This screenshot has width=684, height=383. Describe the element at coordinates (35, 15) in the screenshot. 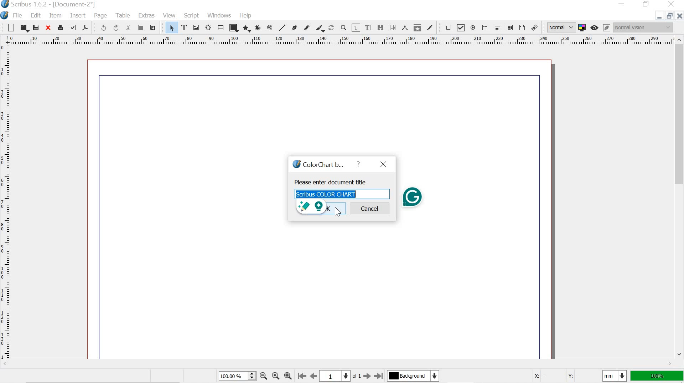

I see `edit` at that location.